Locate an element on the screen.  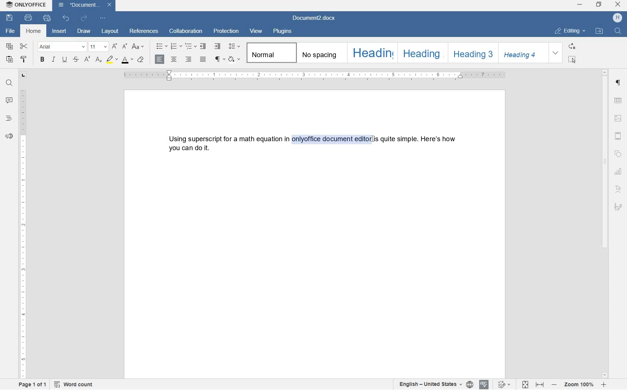
track changes is located at coordinates (502, 385).